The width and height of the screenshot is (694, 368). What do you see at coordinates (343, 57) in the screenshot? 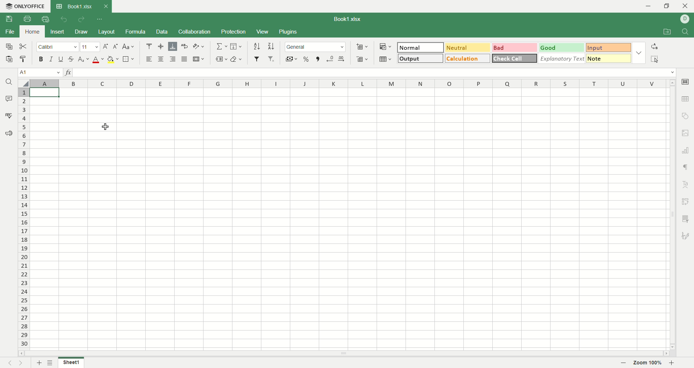
I see `increase decimal` at bounding box center [343, 57].